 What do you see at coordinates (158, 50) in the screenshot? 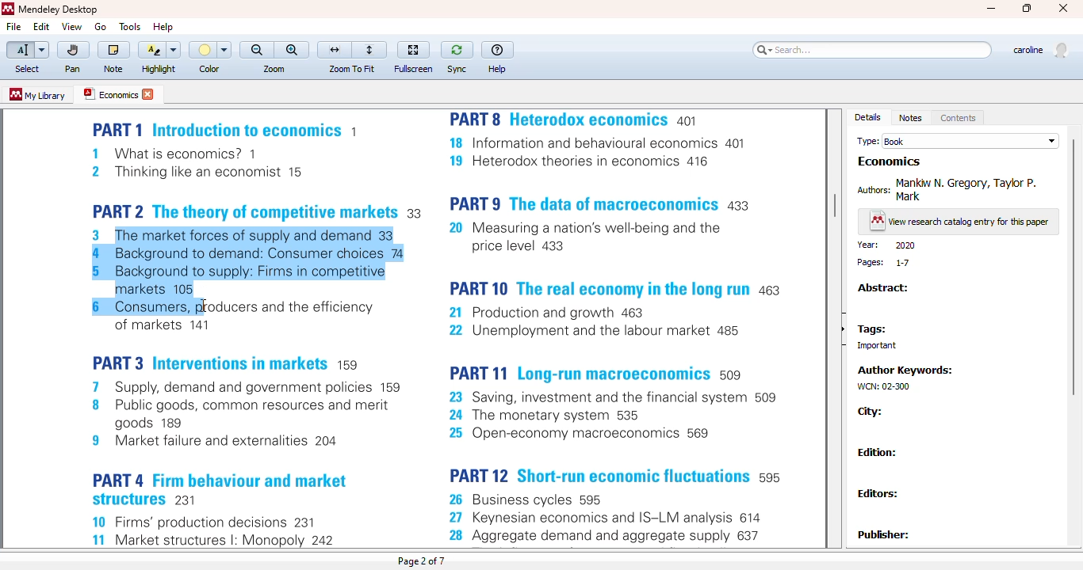
I see `highlight` at bounding box center [158, 50].